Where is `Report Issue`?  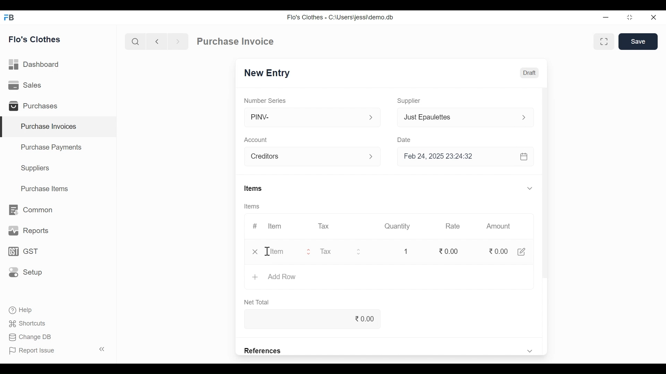
Report Issue is located at coordinates (58, 350).